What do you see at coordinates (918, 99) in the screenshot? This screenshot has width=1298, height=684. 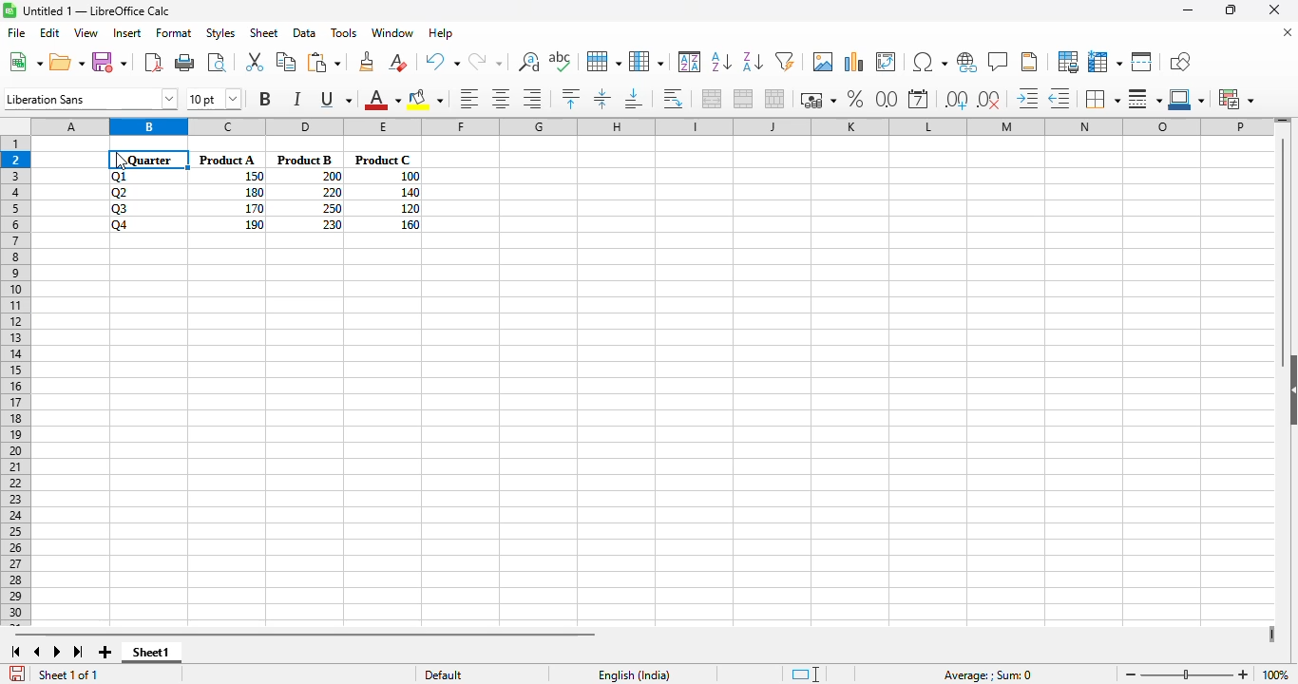 I see `format as date` at bounding box center [918, 99].